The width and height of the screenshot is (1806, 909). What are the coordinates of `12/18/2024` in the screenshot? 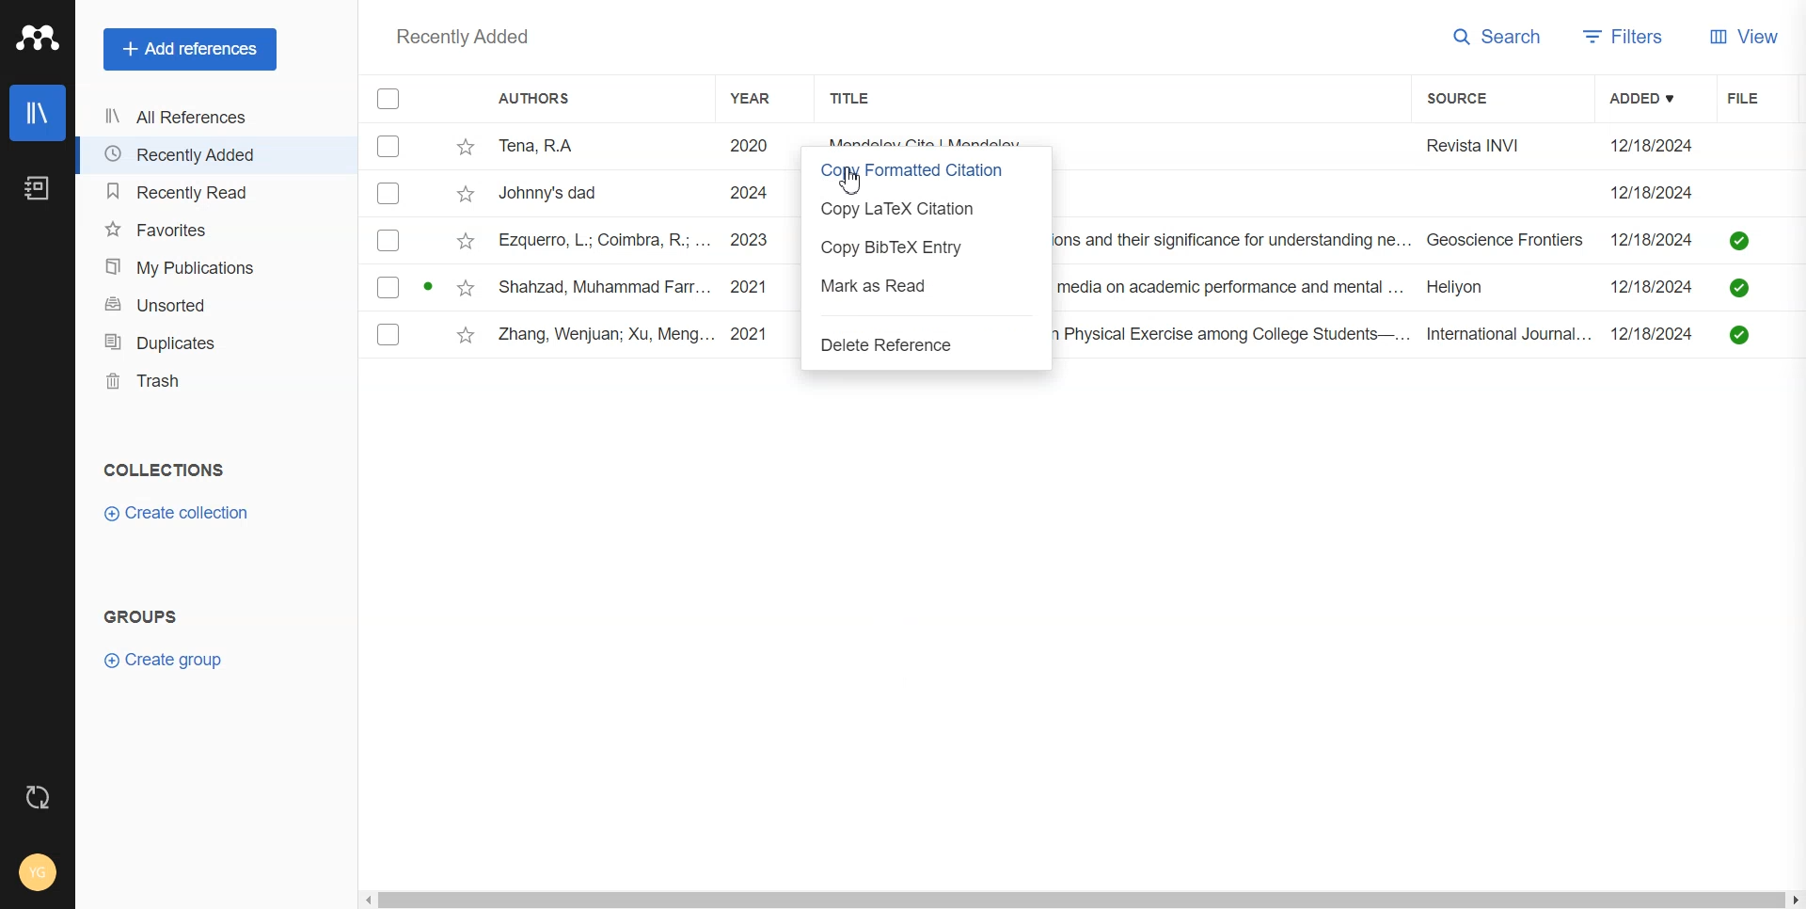 It's located at (1657, 284).